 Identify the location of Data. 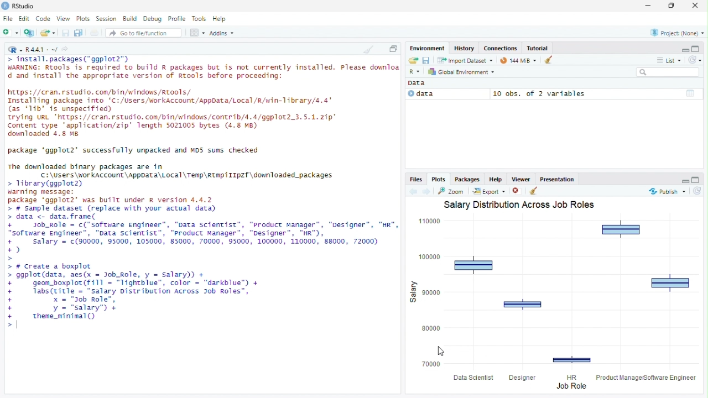
(419, 83).